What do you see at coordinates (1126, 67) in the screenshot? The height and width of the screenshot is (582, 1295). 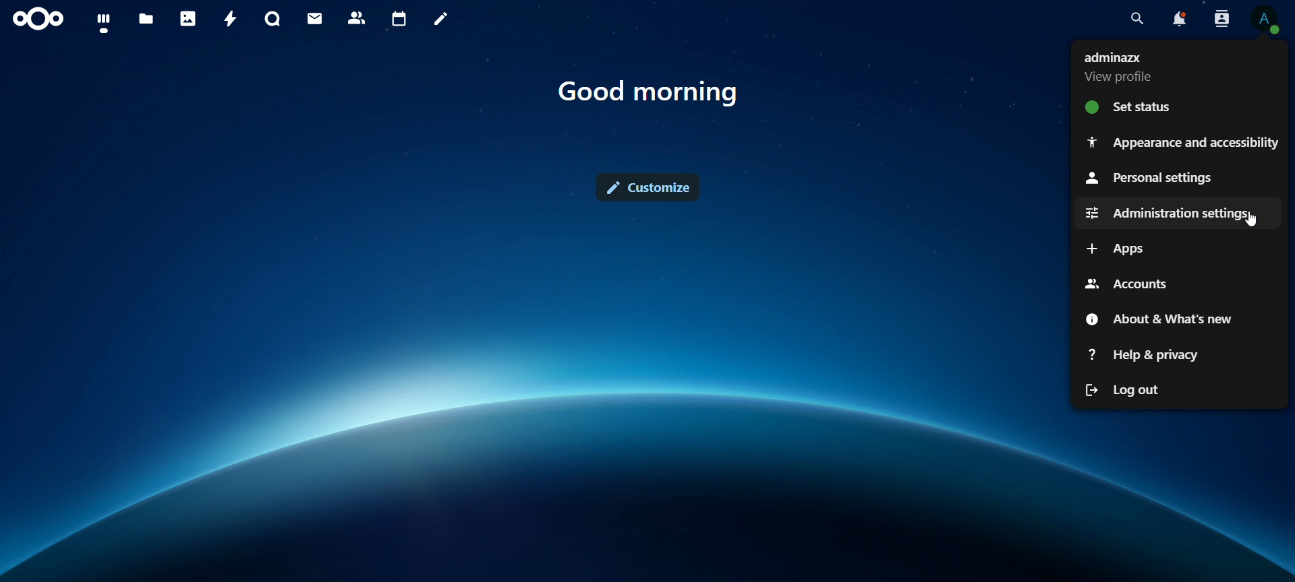 I see `view profile` at bounding box center [1126, 67].